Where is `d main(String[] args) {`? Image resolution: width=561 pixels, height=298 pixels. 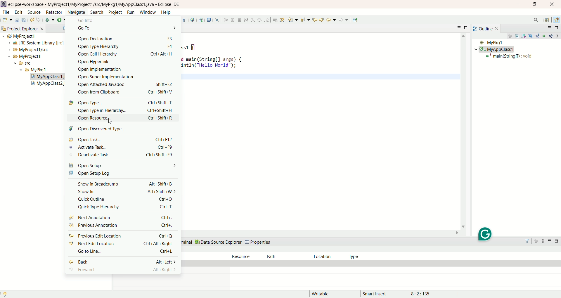
d main(String[] args) { is located at coordinates (212, 59).